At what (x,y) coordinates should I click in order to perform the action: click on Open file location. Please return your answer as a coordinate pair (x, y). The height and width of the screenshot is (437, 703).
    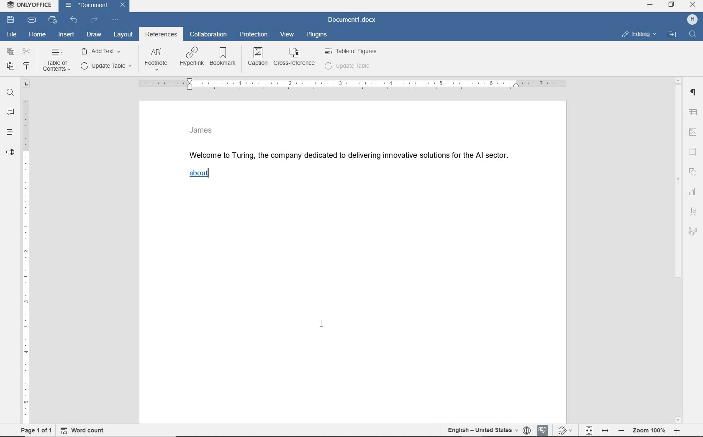
    Looking at the image, I should click on (675, 33).